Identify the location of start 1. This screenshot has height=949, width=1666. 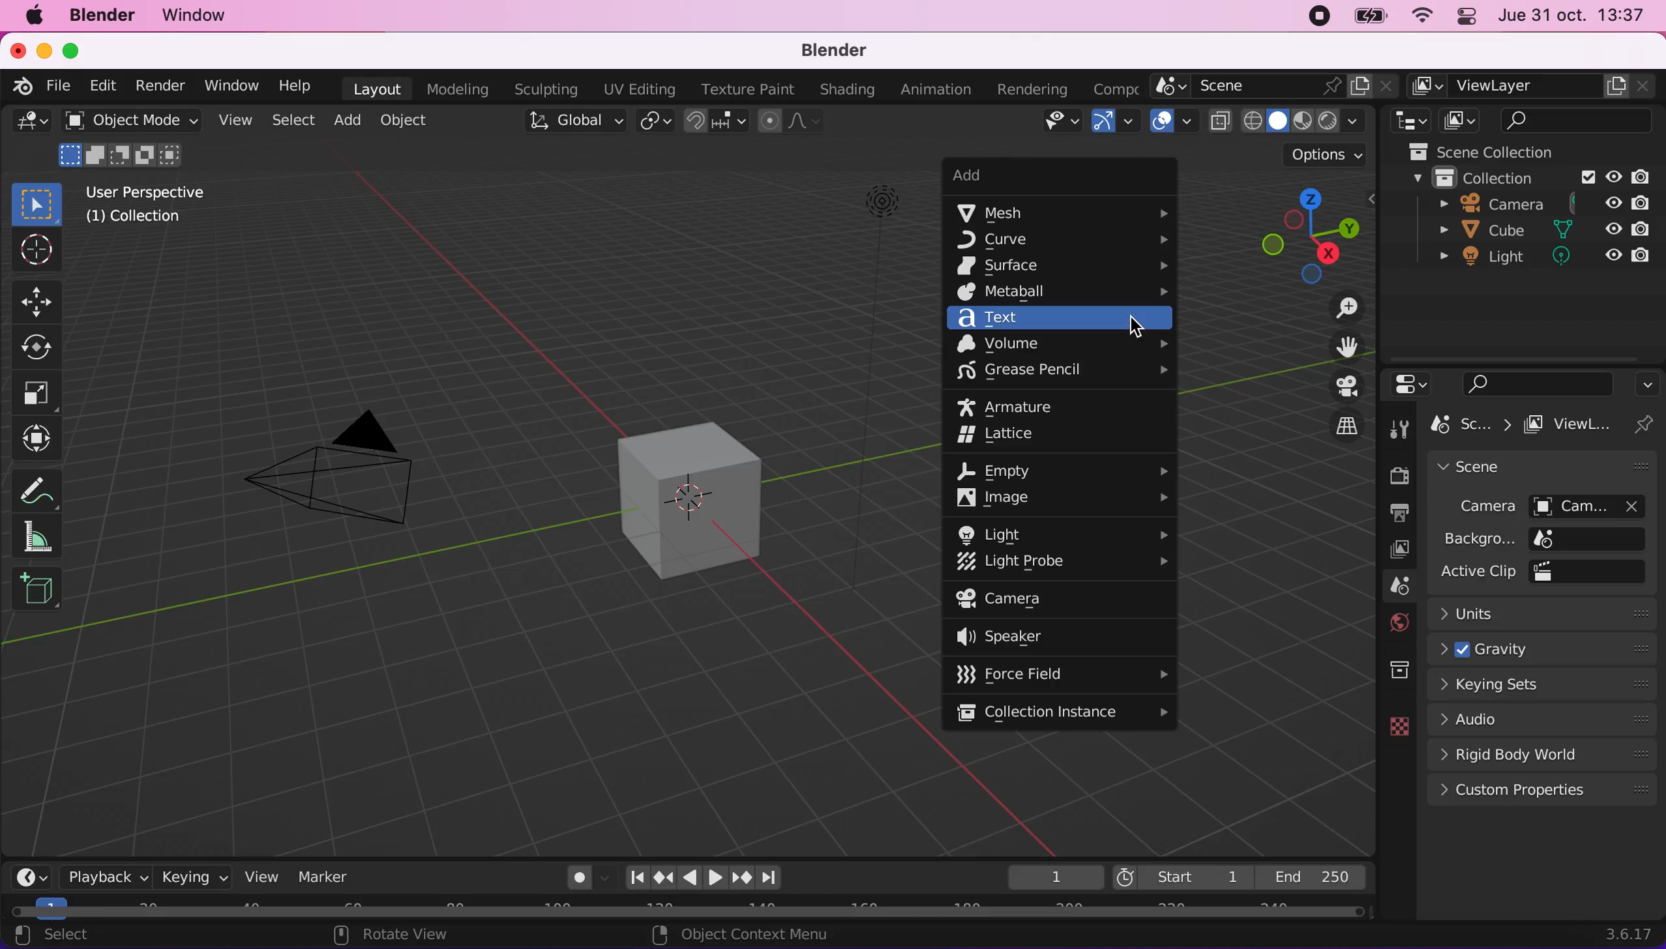
(1181, 875).